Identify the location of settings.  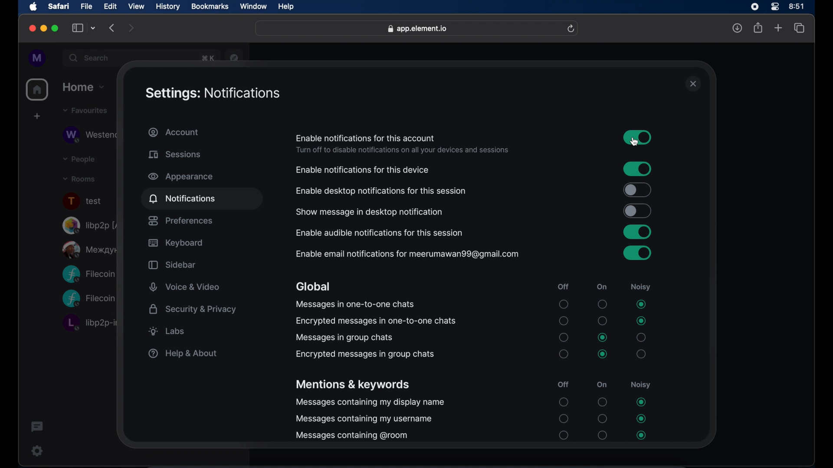
(37, 452).